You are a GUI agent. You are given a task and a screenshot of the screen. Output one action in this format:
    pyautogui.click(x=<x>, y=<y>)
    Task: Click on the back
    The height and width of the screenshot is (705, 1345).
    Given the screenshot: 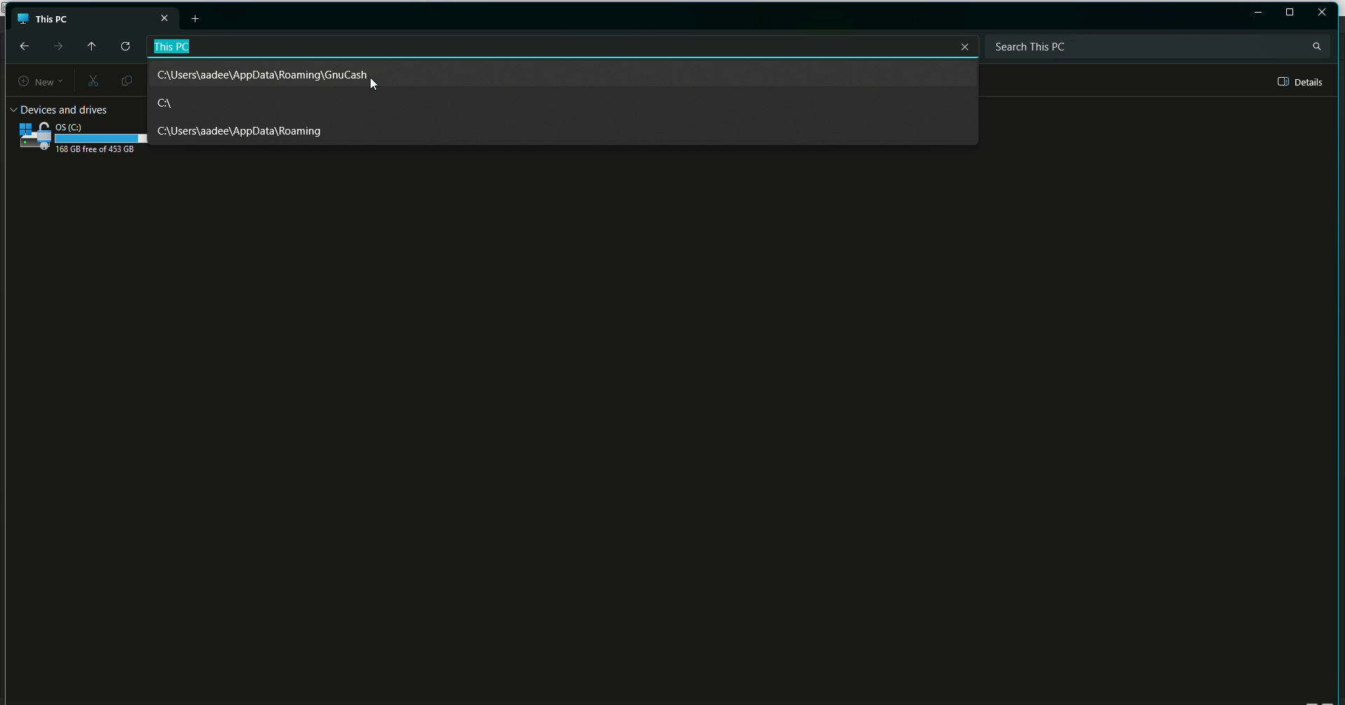 What is the action you would take?
    pyautogui.click(x=22, y=46)
    